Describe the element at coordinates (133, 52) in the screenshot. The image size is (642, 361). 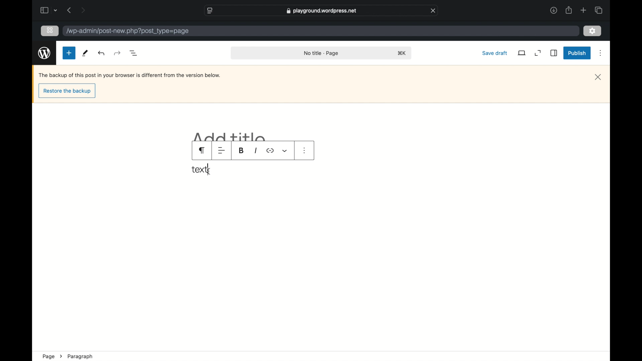
I see `document overview` at that location.